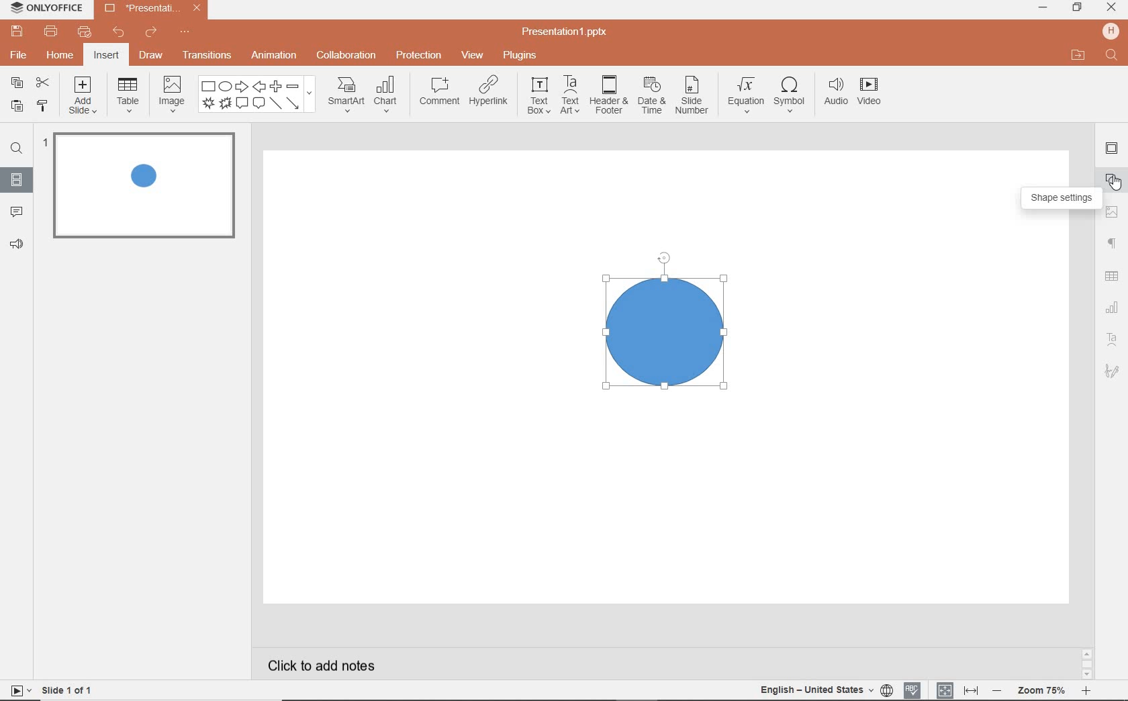  I want to click on table settings, so click(1113, 275).